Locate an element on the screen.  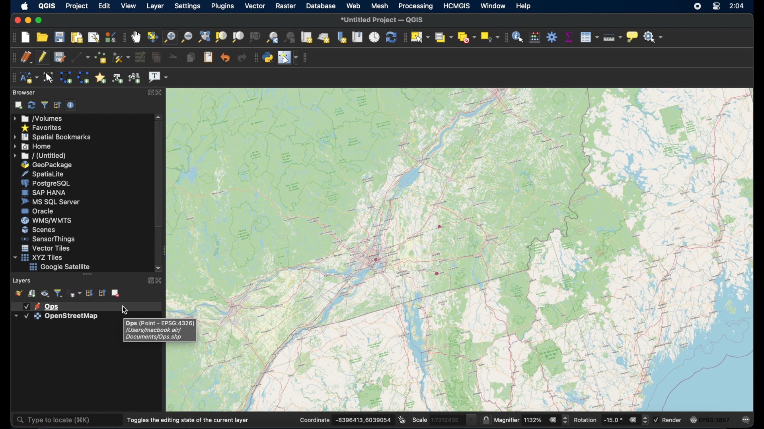
create text annotation along line is located at coordinates (135, 78).